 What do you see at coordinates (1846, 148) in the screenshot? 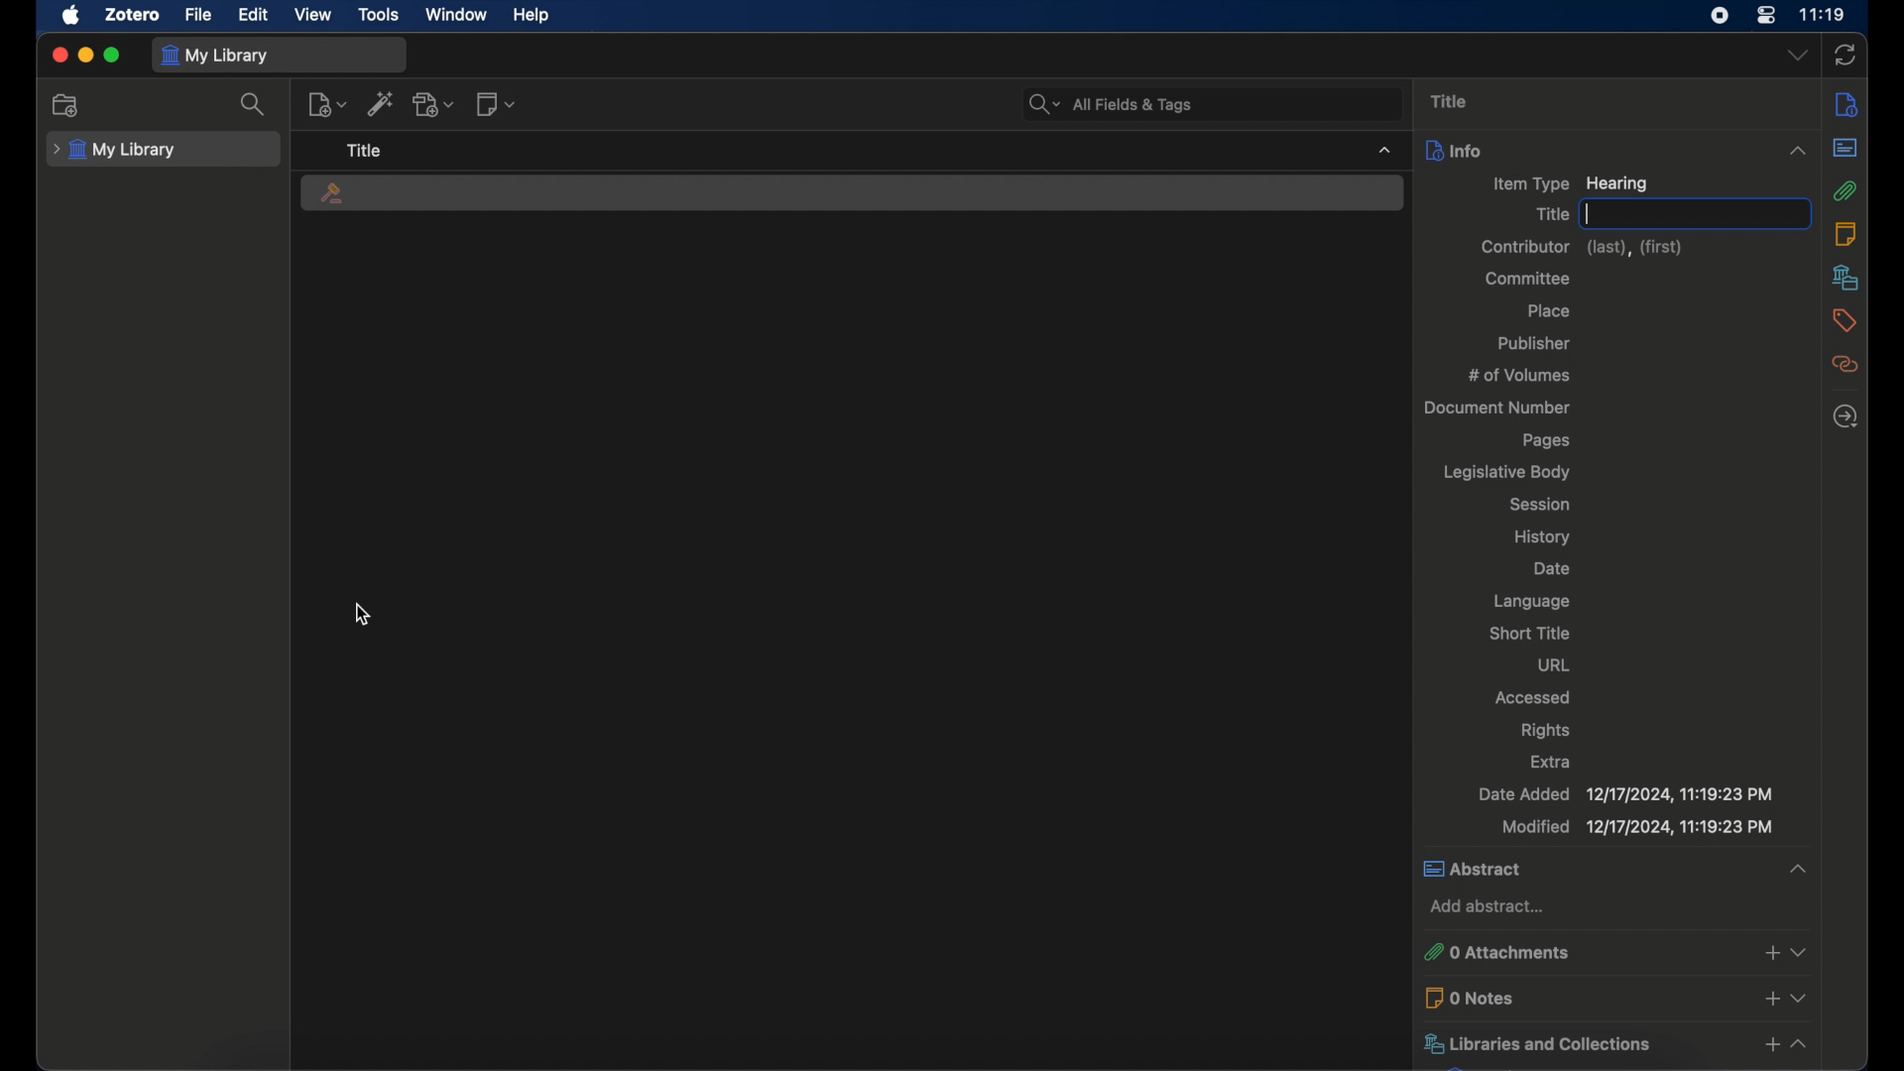
I see `abstract` at bounding box center [1846, 148].